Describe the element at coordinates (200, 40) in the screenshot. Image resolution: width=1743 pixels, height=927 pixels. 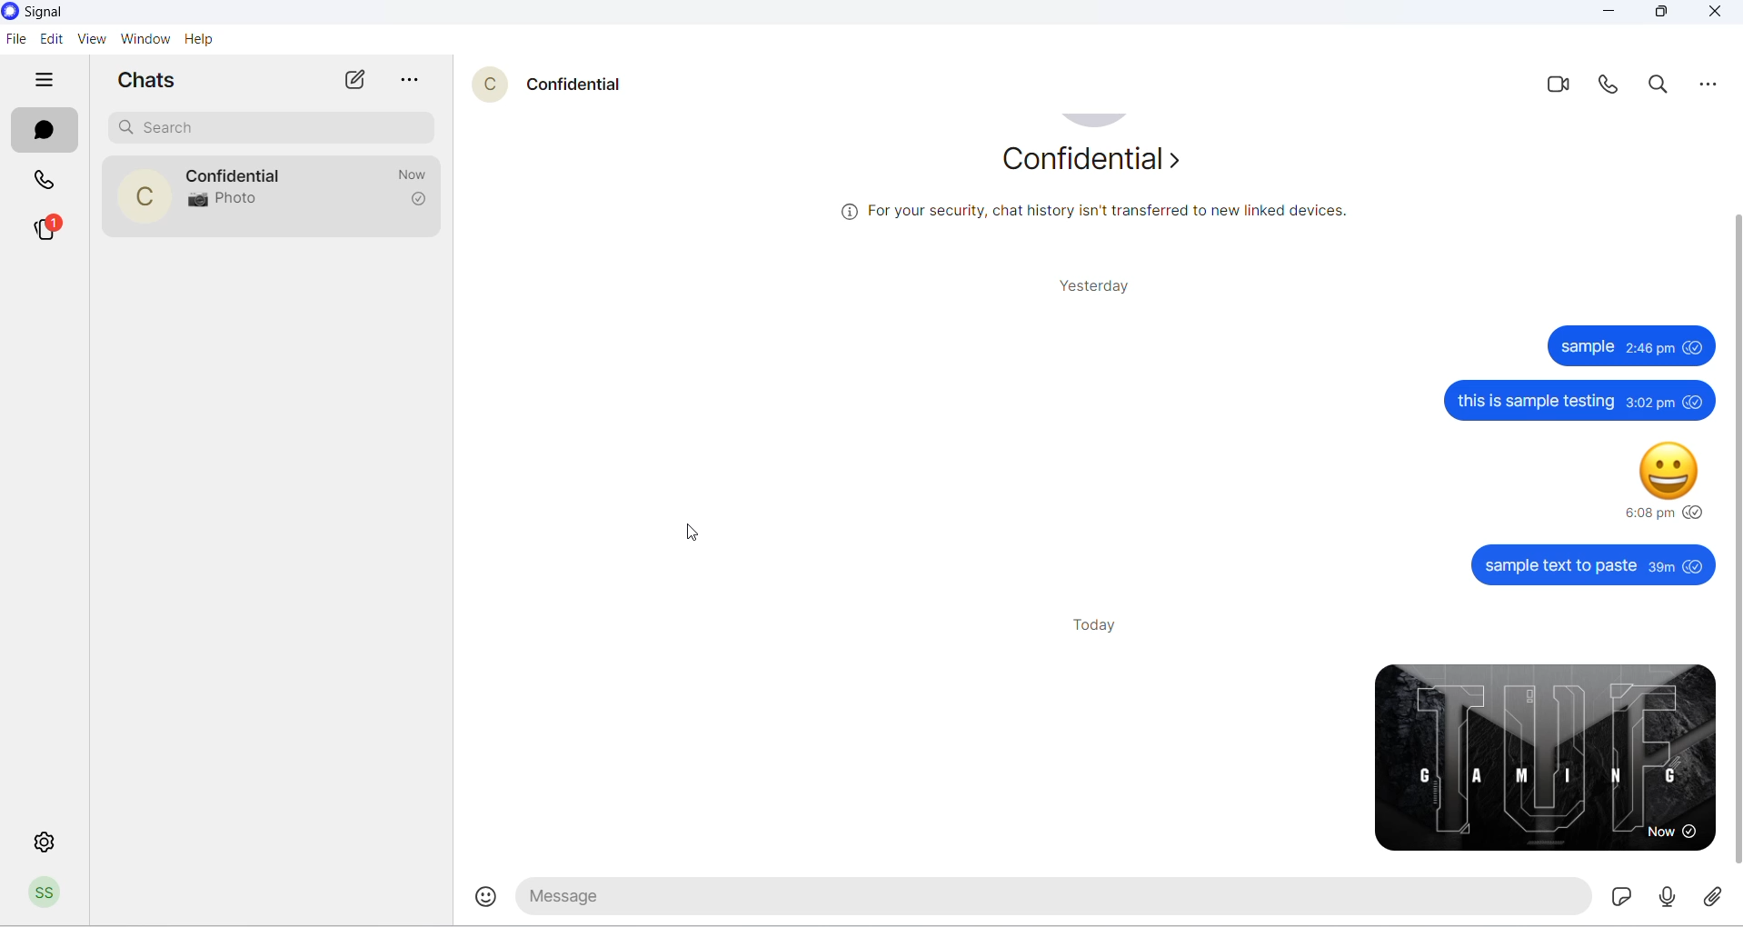
I see `Help` at that location.